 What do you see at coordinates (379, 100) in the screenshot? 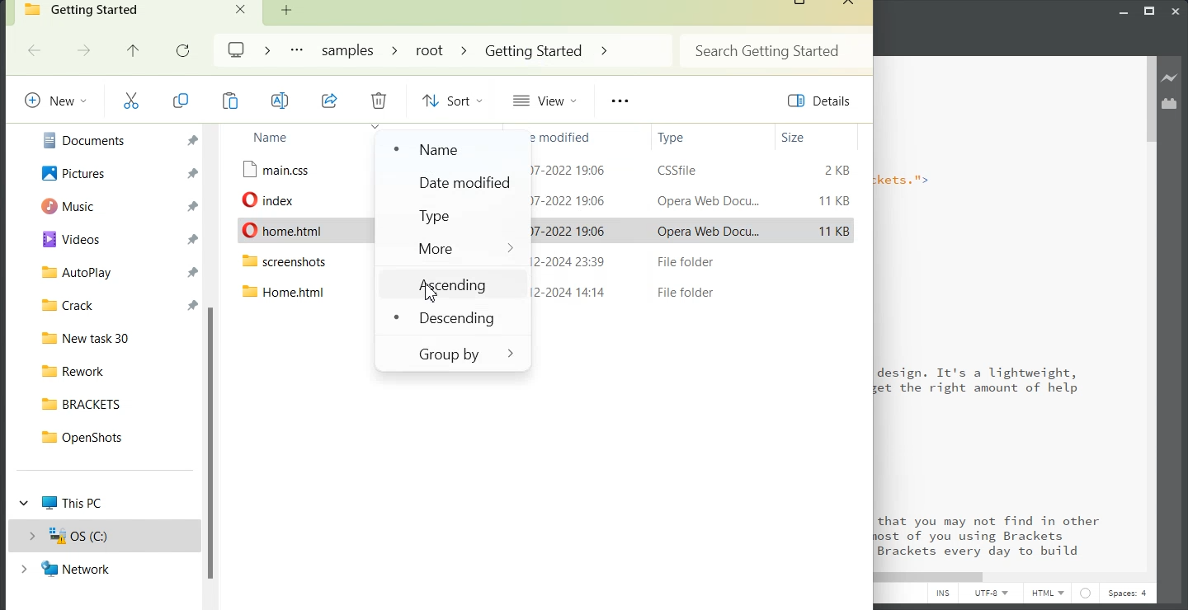
I see `Delete` at bounding box center [379, 100].